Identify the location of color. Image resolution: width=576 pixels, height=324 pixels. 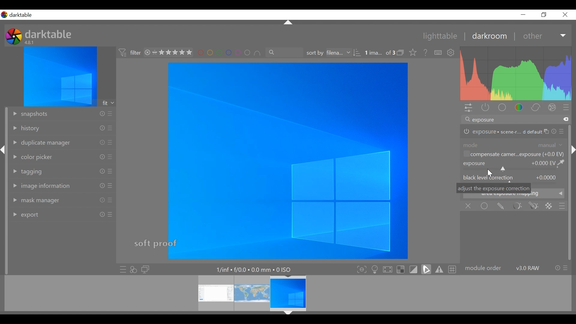
(520, 107).